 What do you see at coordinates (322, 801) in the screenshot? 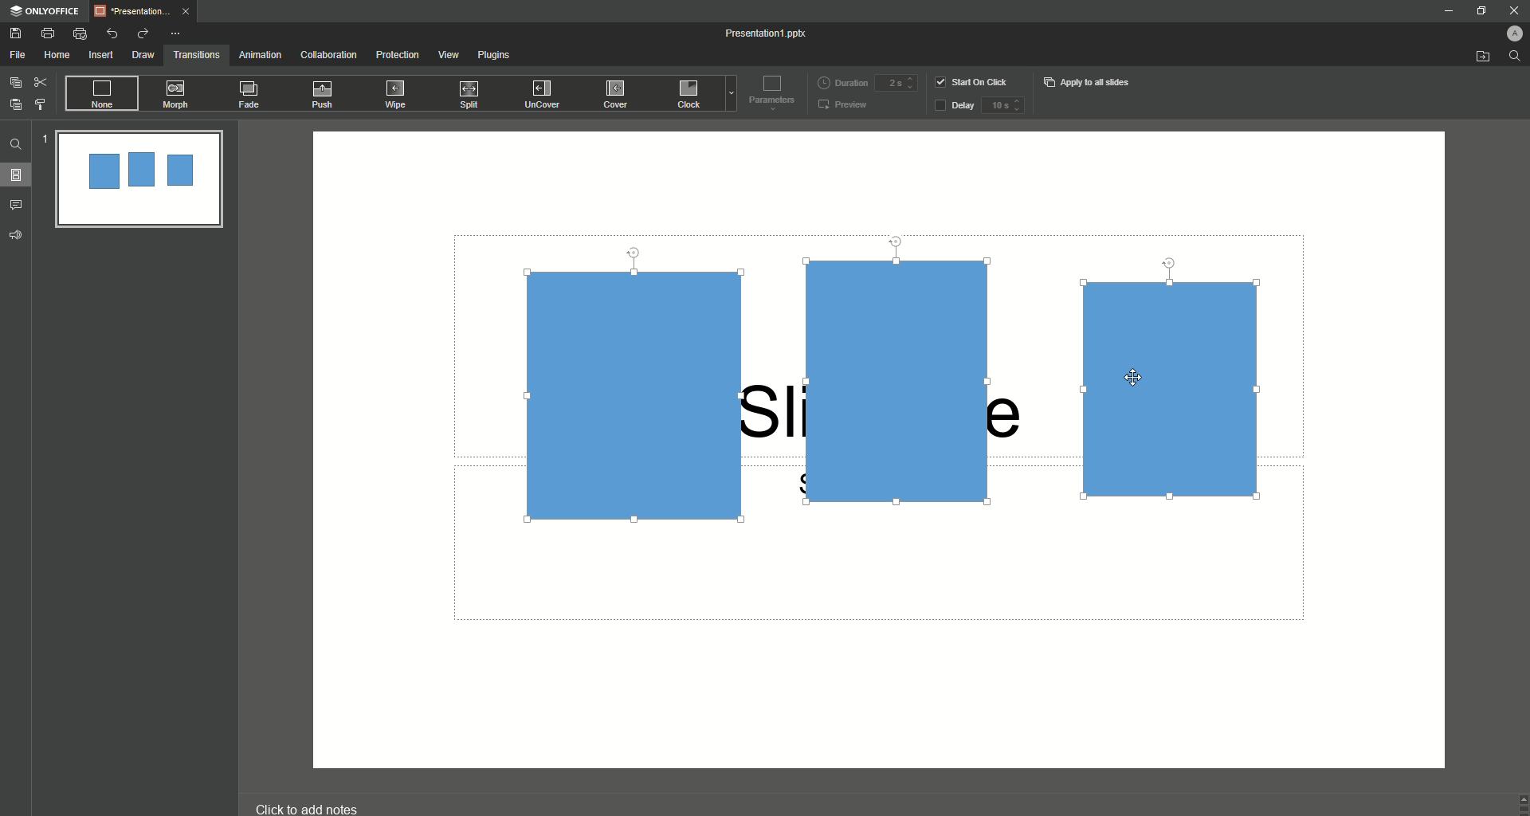
I see `click to add notes` at bounding box center [322, 801].